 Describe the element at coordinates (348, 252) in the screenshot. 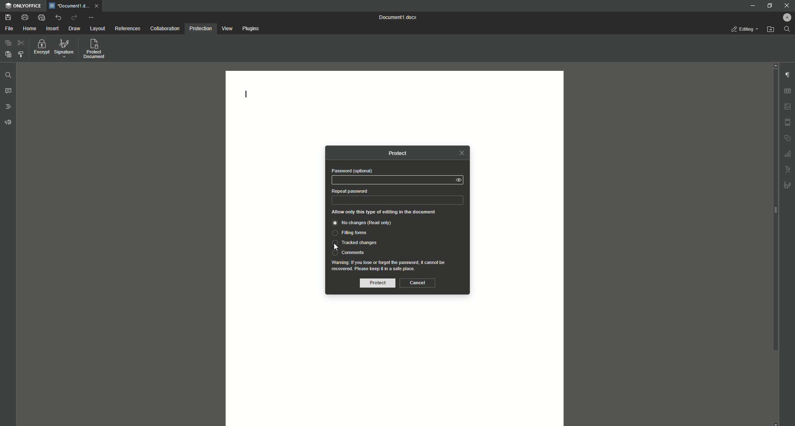

I see `Comments` at that location.